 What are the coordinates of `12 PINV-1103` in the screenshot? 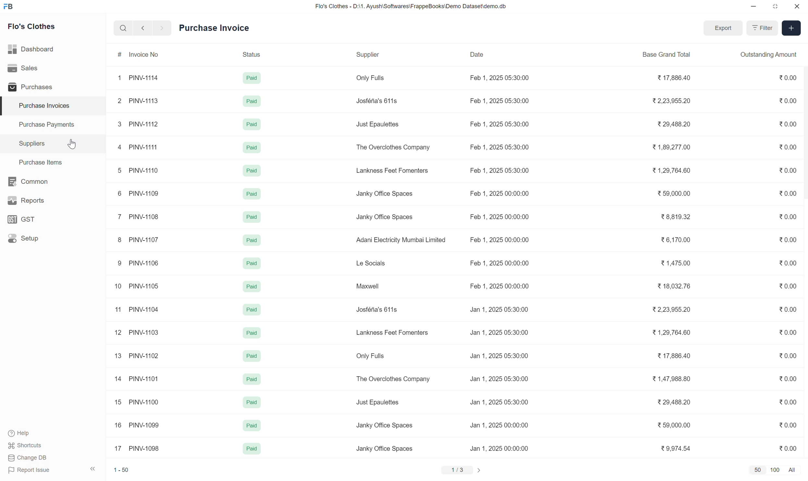 It's located at (137, 332).